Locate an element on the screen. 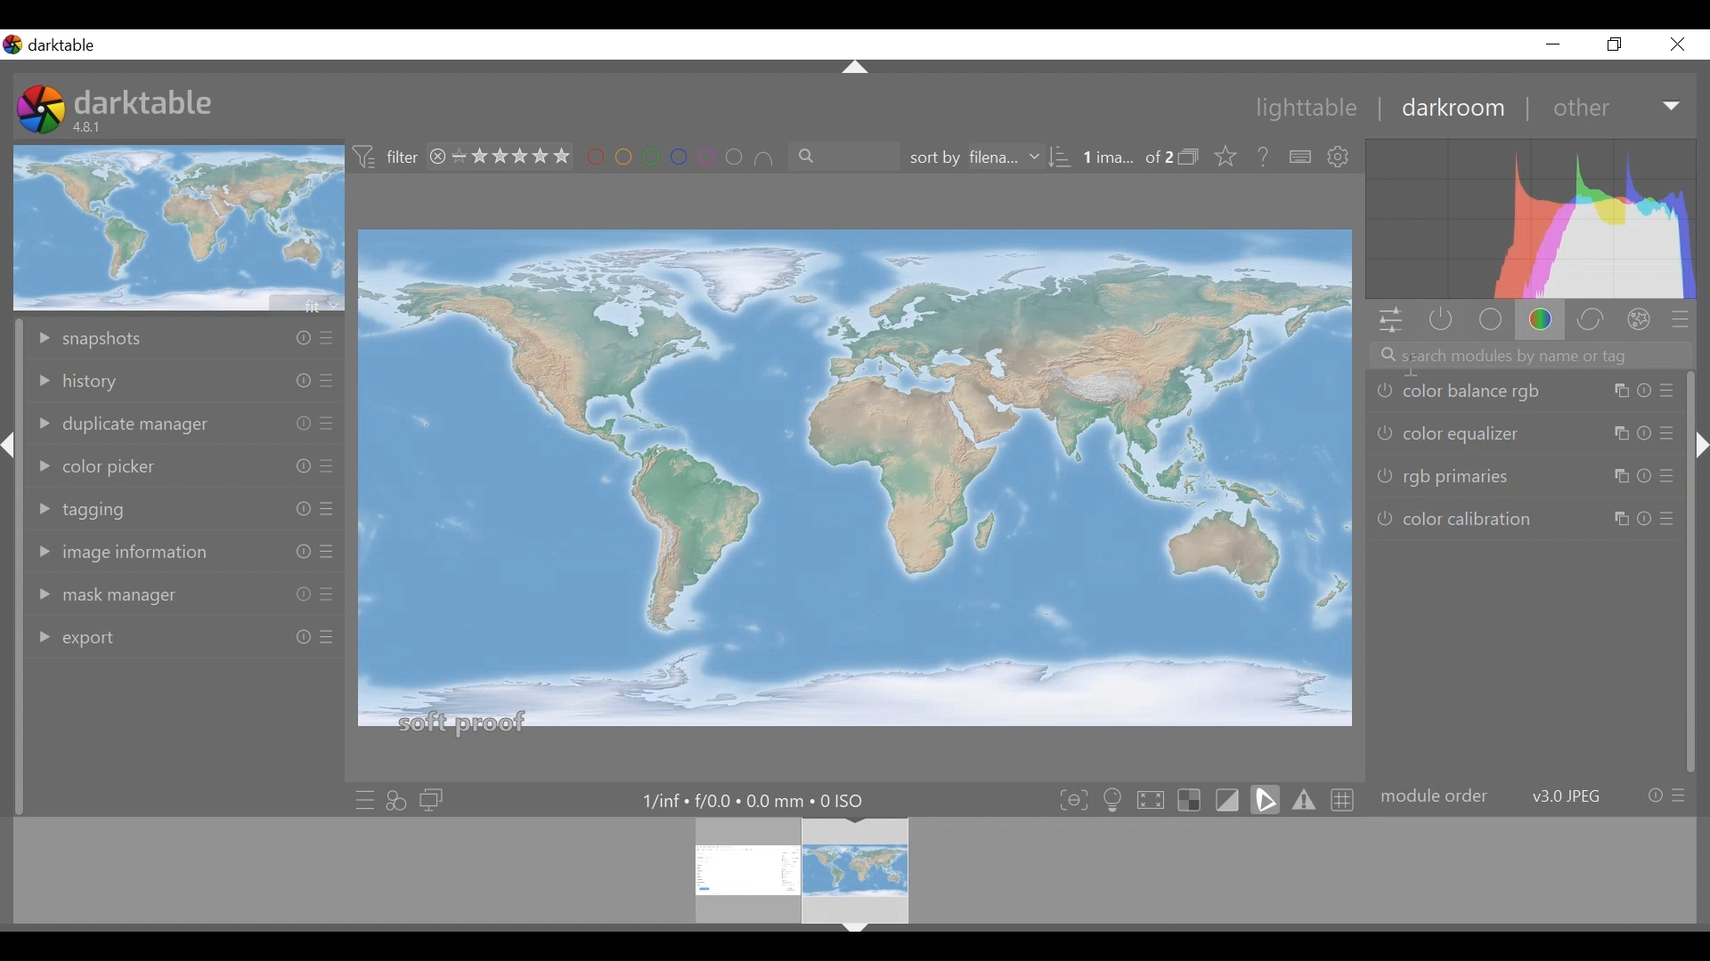  filter by text is located at coordinates (835, 157).